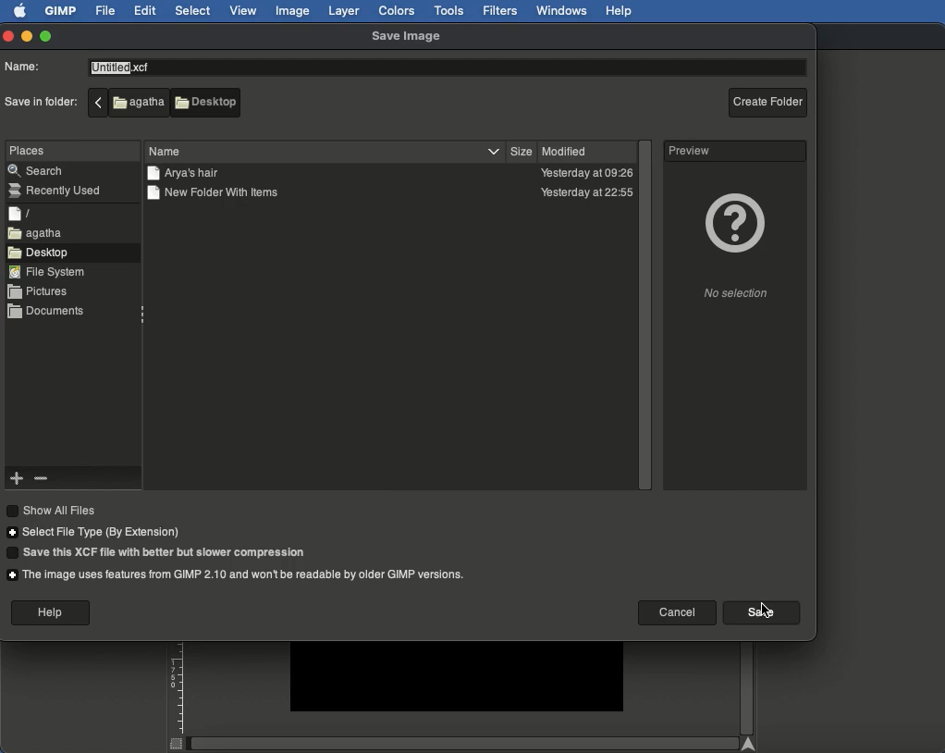 Image resolution: width=945 pixels, height=753 pixels. What do you see at coordinates (40, 479) in the screenshot?
I see `Remove` at bounding box center [40, 479].